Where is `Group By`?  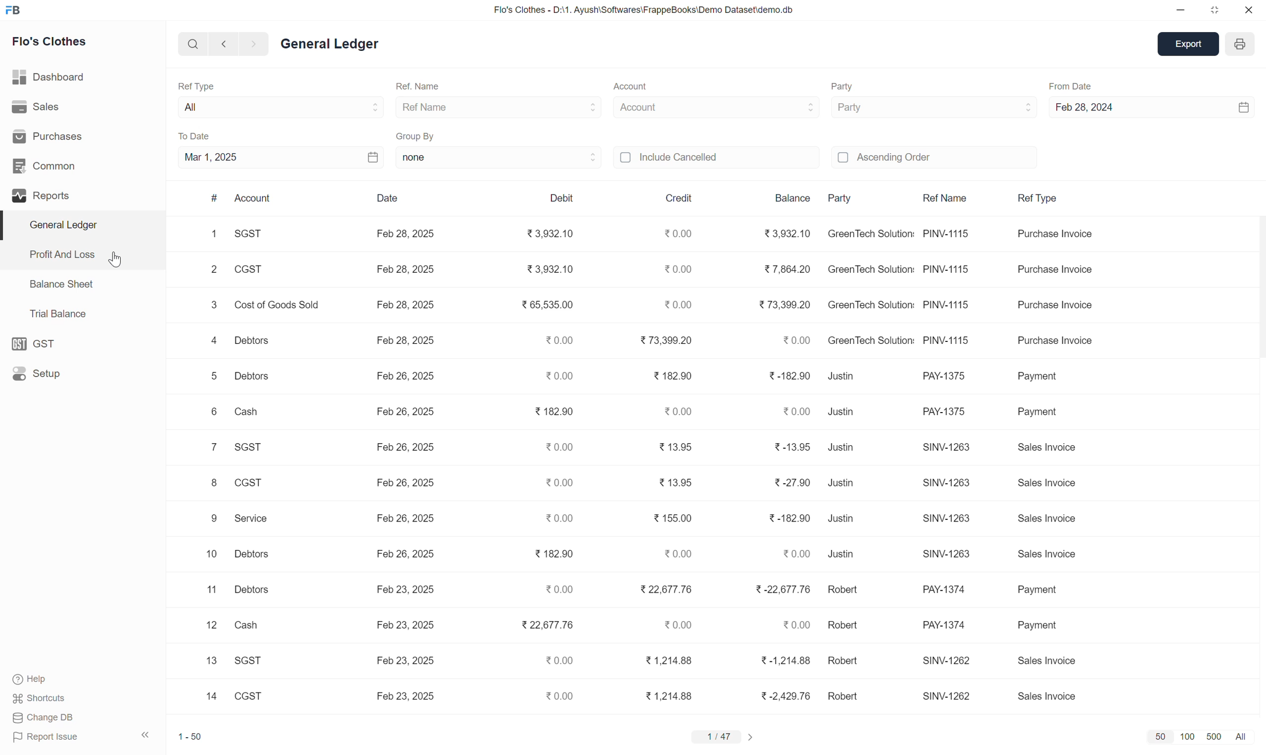
Group By is located at coordinates (427, 134).